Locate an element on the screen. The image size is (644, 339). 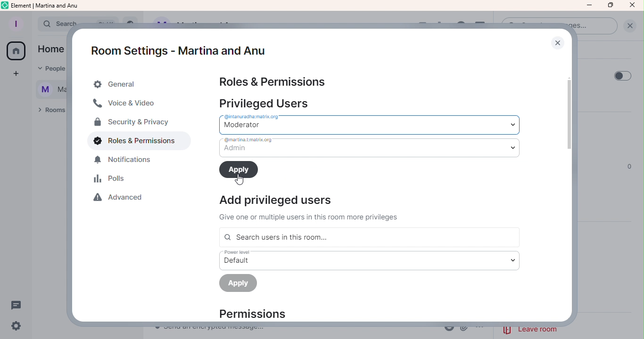
Settings is located at coordinates (17, 326).